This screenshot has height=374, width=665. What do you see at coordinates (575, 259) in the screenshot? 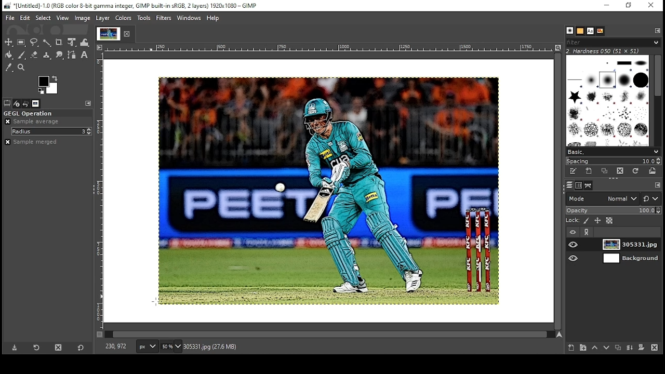
I see `layer on/off` at bounding box center [575, 259].